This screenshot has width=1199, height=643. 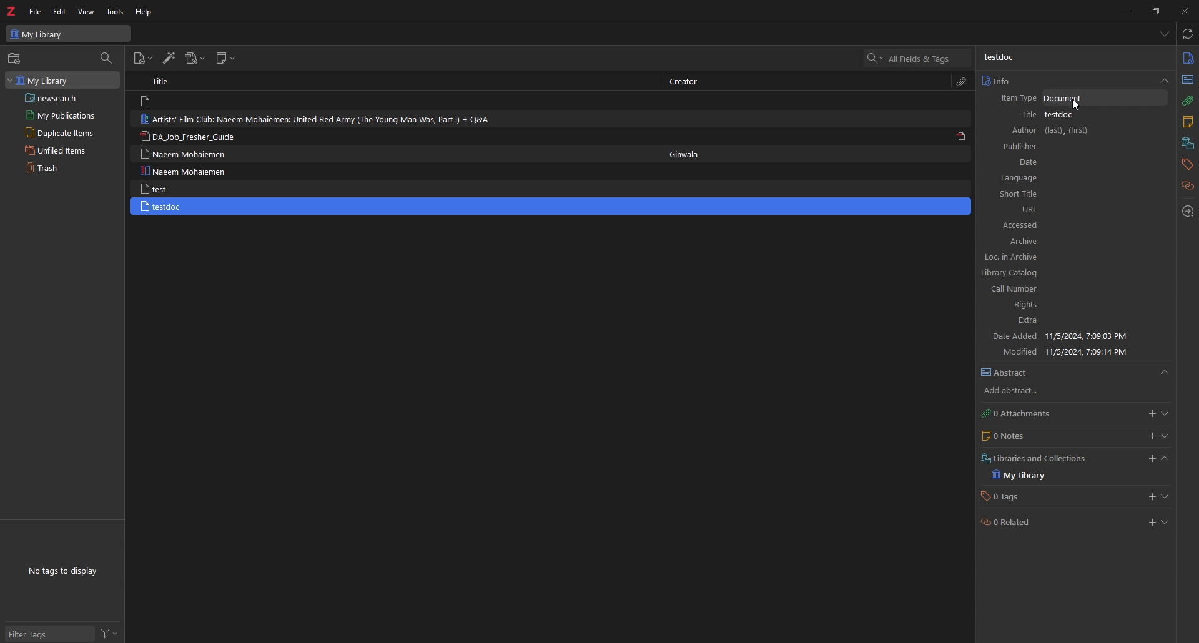 What do you see at coordinates (16, 59) in the screenshot?
I see `new collection` at bounding box center [16, 59].